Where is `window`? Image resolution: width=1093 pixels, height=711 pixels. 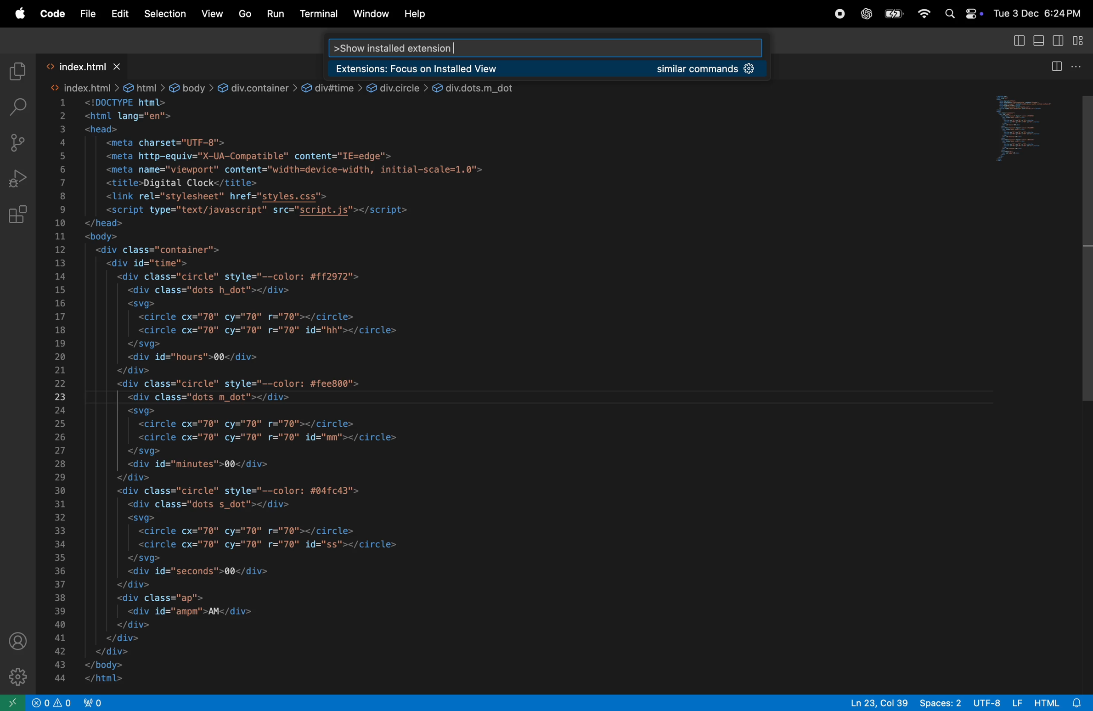 window is located at coordinates (371, 14).